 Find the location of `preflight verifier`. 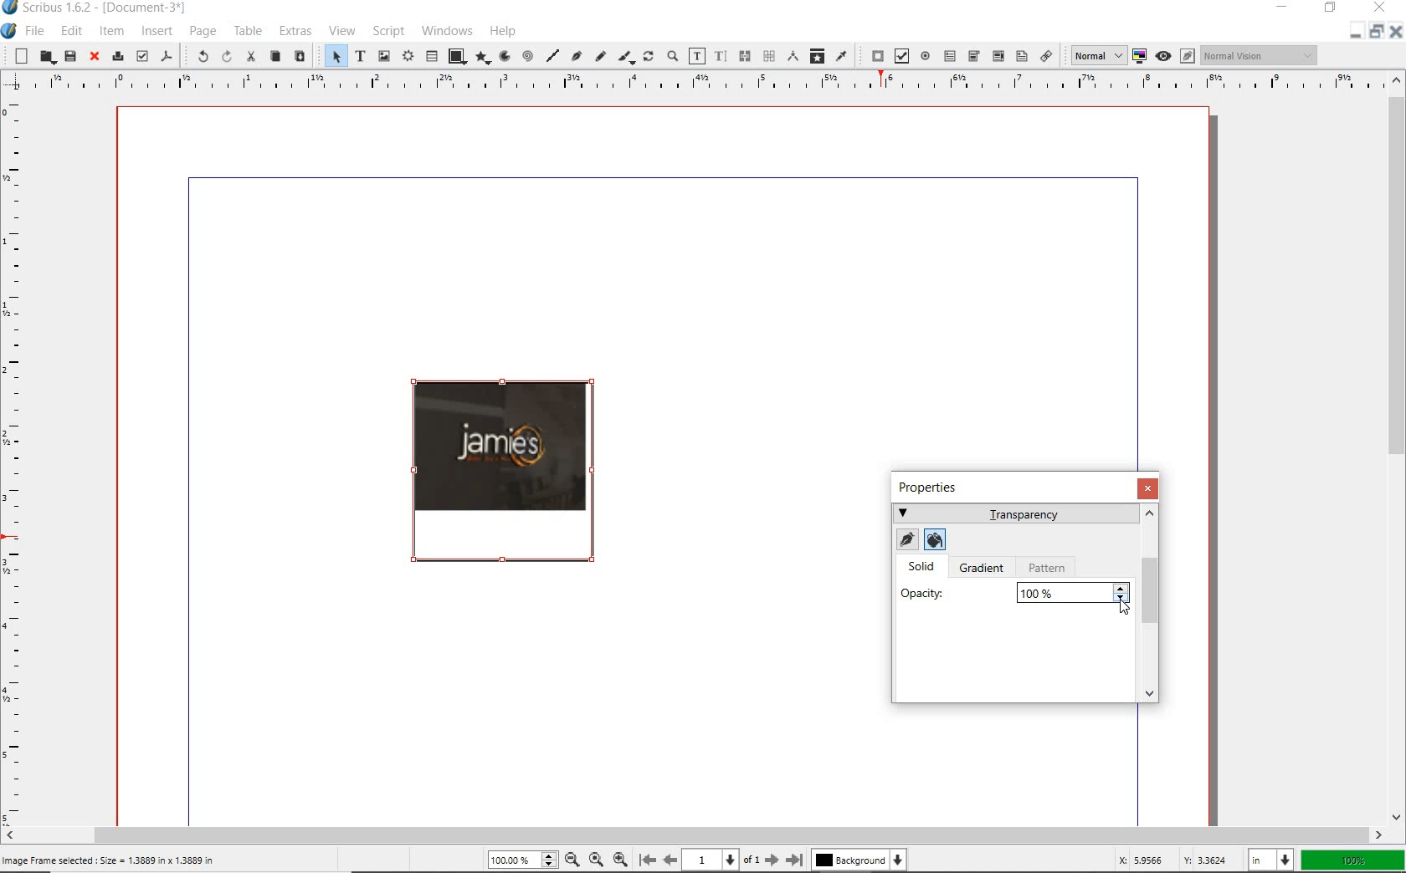

preflight verifier is located at coordinates (141, 55).